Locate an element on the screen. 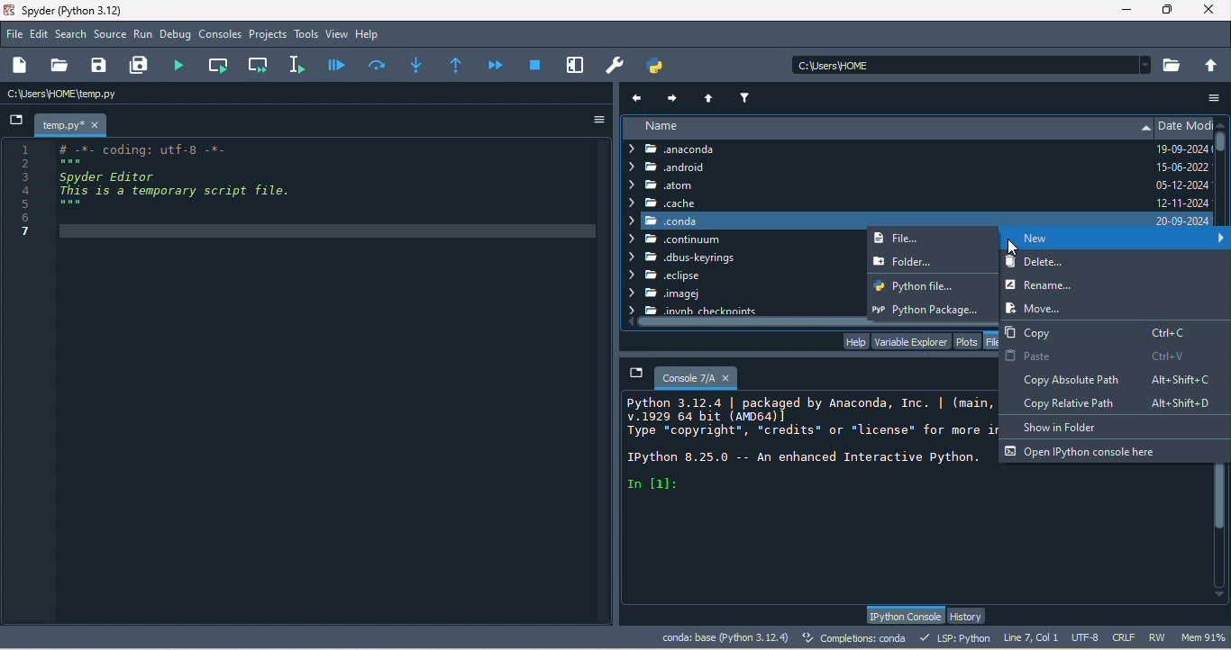 The width and height of the screenshot is (1231, 650). show in folder is located at coordinates (1070, 426).